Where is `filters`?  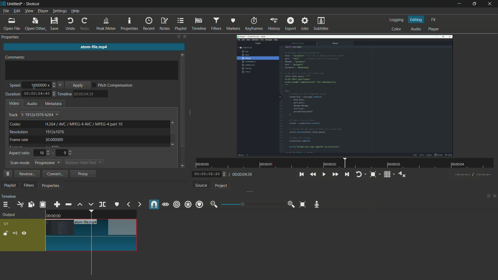
filters is located at coordinates (30, 186).